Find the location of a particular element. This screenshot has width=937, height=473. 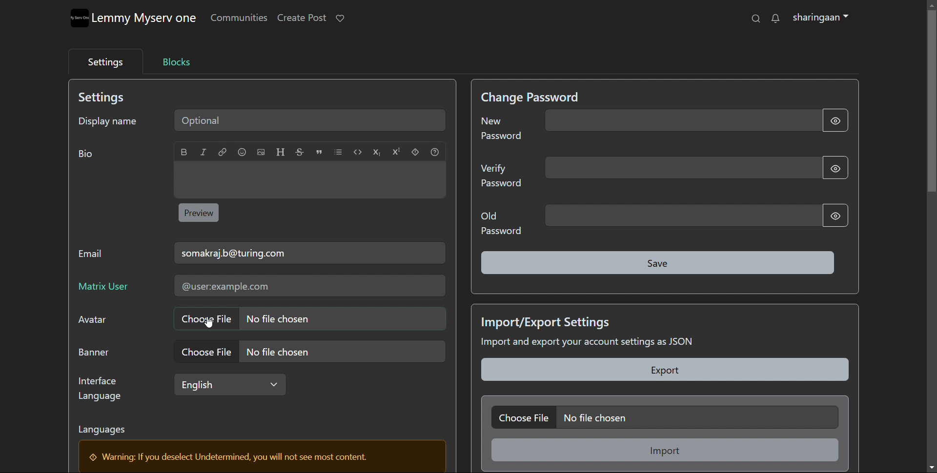

new password is located at coordinates (682, 120).